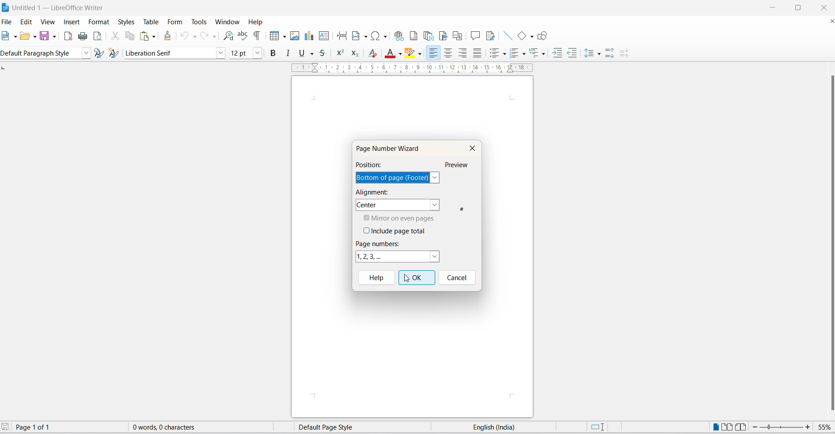 Image resolution: width=835 pixels, height=434 pixels. Describe the element at coordinates (204, 37) in the screenshot. I see `redo` at that location.